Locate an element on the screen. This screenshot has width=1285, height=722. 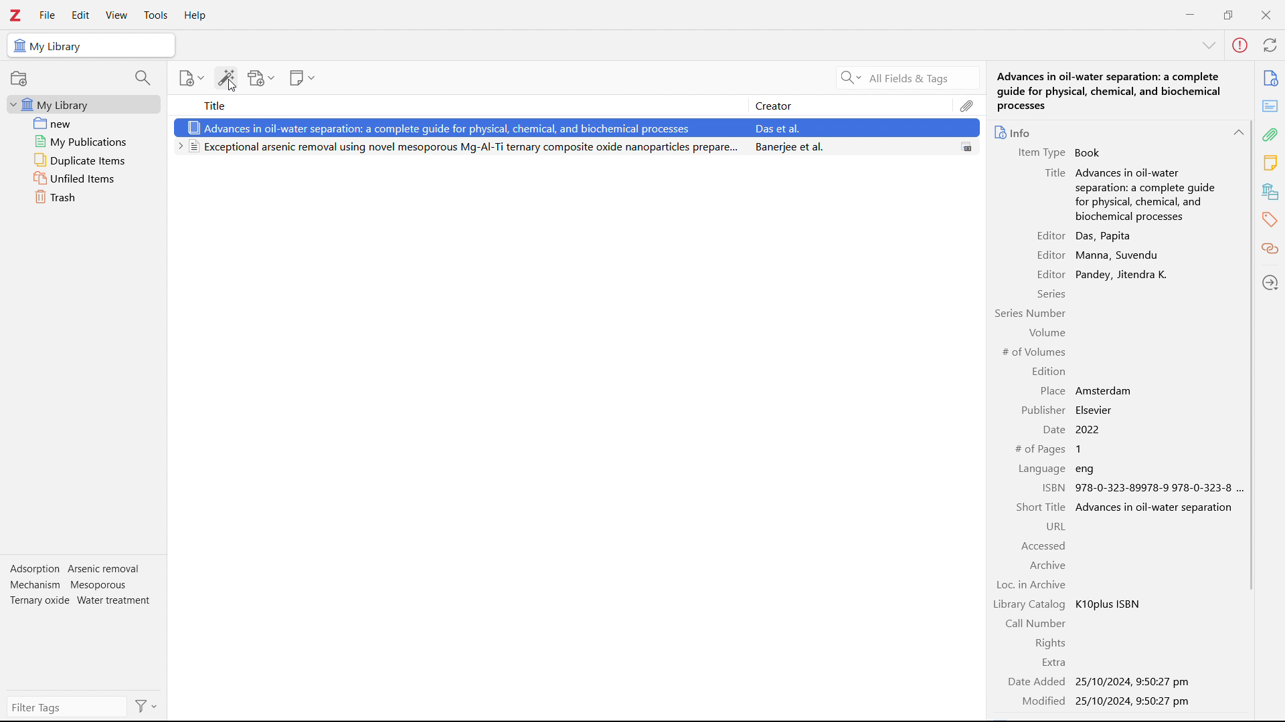
Language is located at coordinates (1041, 469).